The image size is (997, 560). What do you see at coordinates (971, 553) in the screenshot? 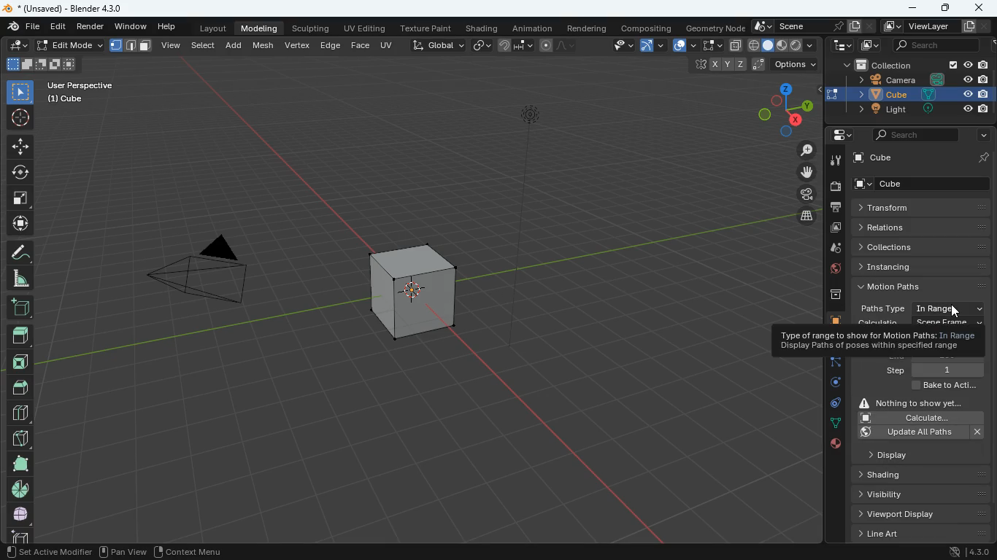
I see `version` at bounding box center [971, 553].